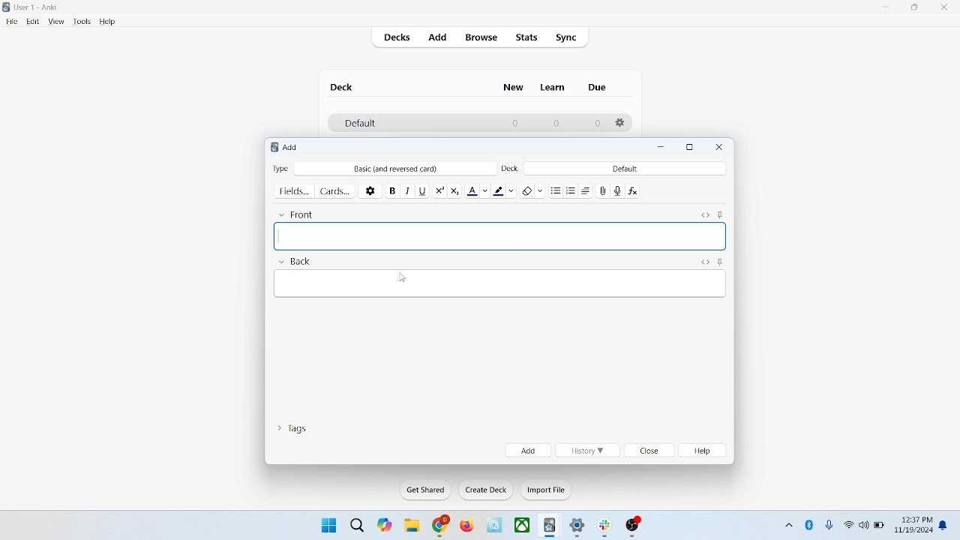 Image resolution: width=960 pixels, height=540 pixels. What do you see at coordinates (427, 490) in the screenshot?
I see `get shared` at bounding box center [427, 490].